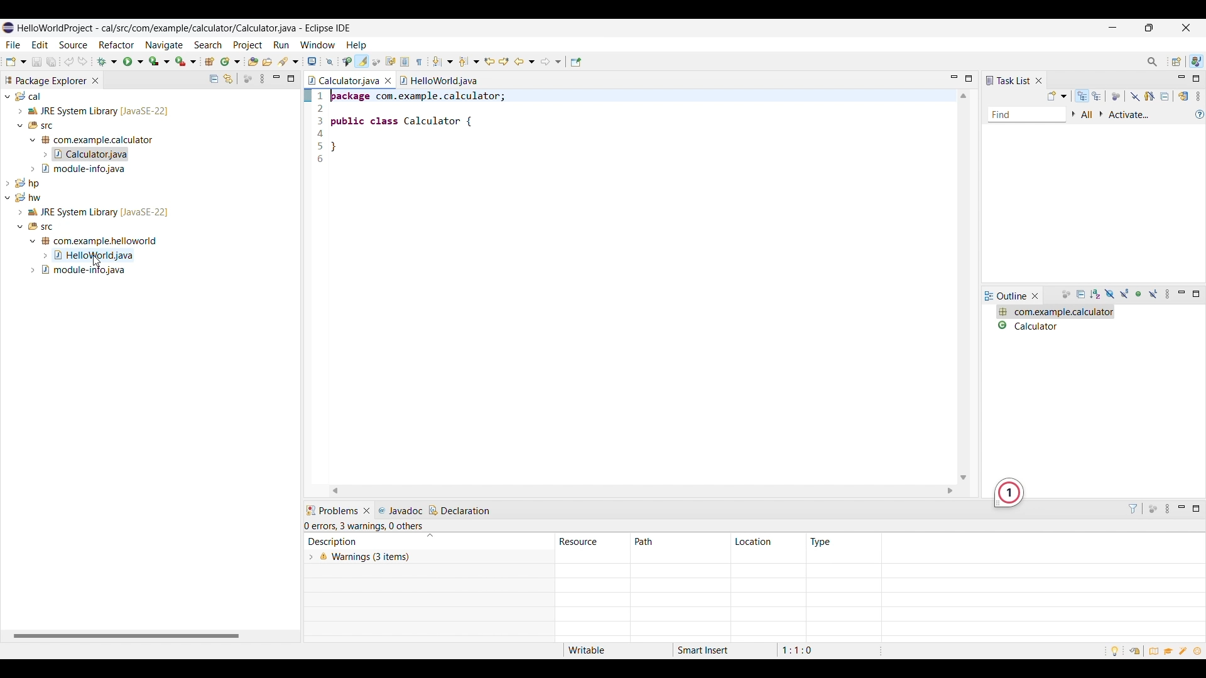 The image size is (1206, 678). What do you see at coordinates (281, 45) in the screenshot?
I see `Run` at bounding box center [281, 45].